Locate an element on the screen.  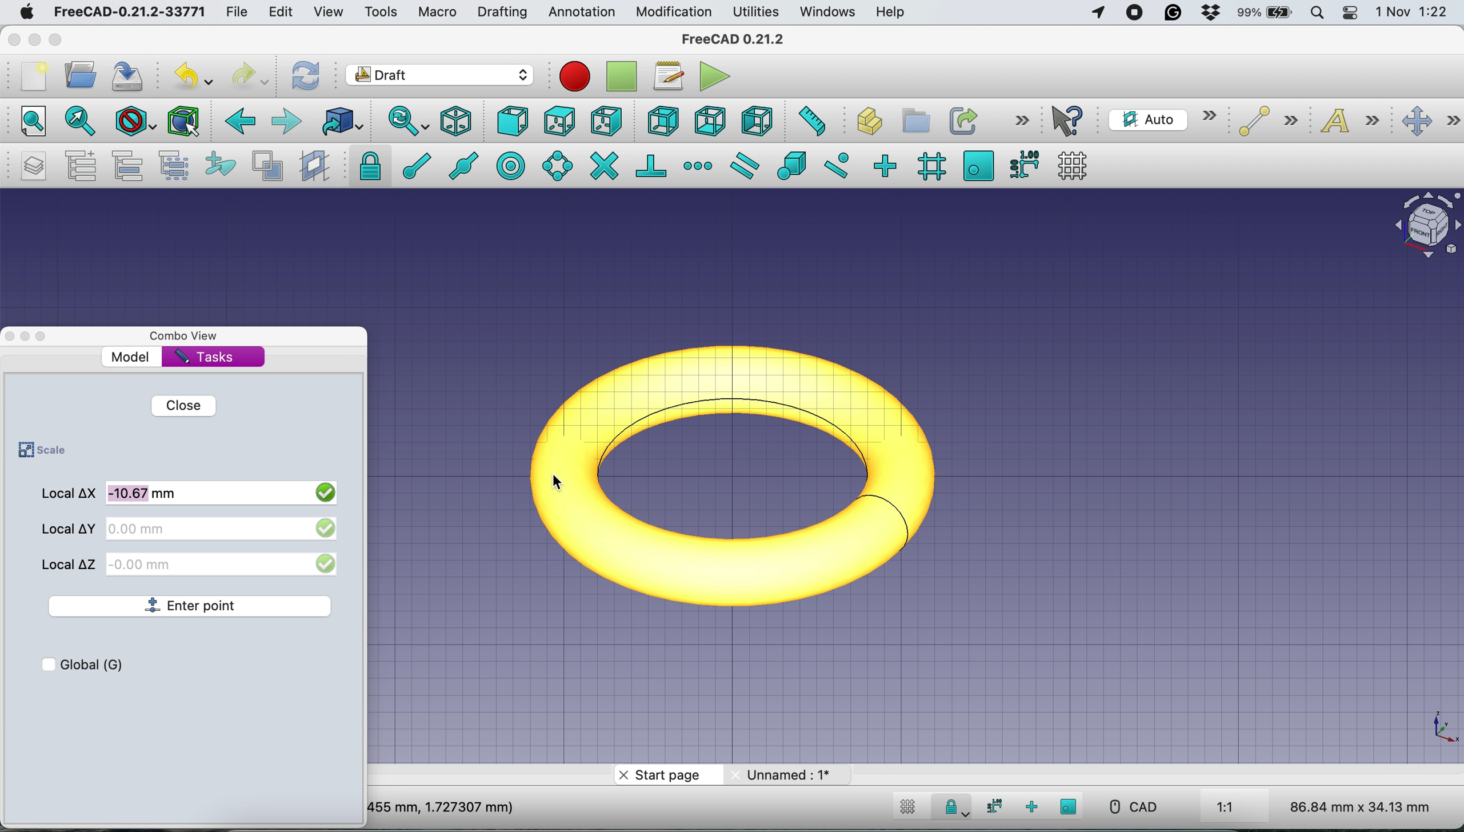
snap dimensions is located at coordinates (992, 806).